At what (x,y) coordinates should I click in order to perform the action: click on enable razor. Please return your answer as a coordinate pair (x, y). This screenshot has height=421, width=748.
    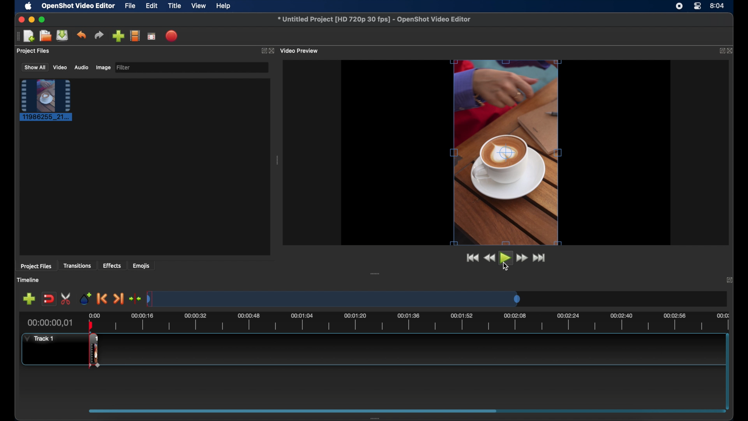
    Looking at the image, I should click on (67, 299).